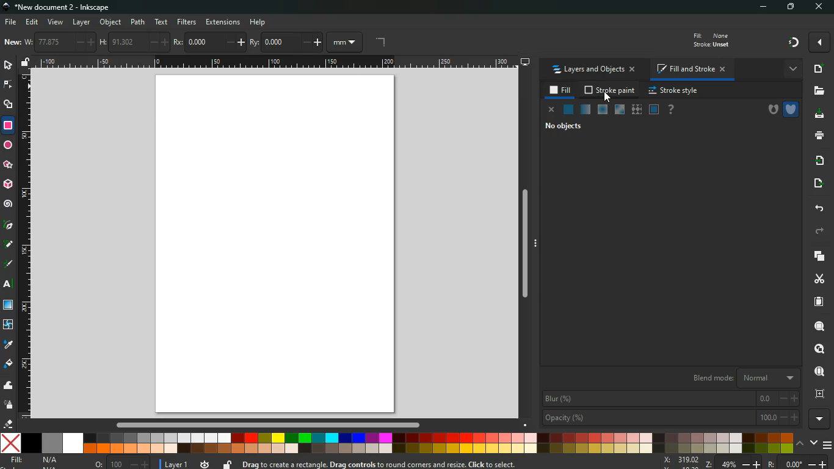  What do you see at coordinates (274, 64) in the screenshot?
I see `horizontal ruler` at bounding box center [274, 64].